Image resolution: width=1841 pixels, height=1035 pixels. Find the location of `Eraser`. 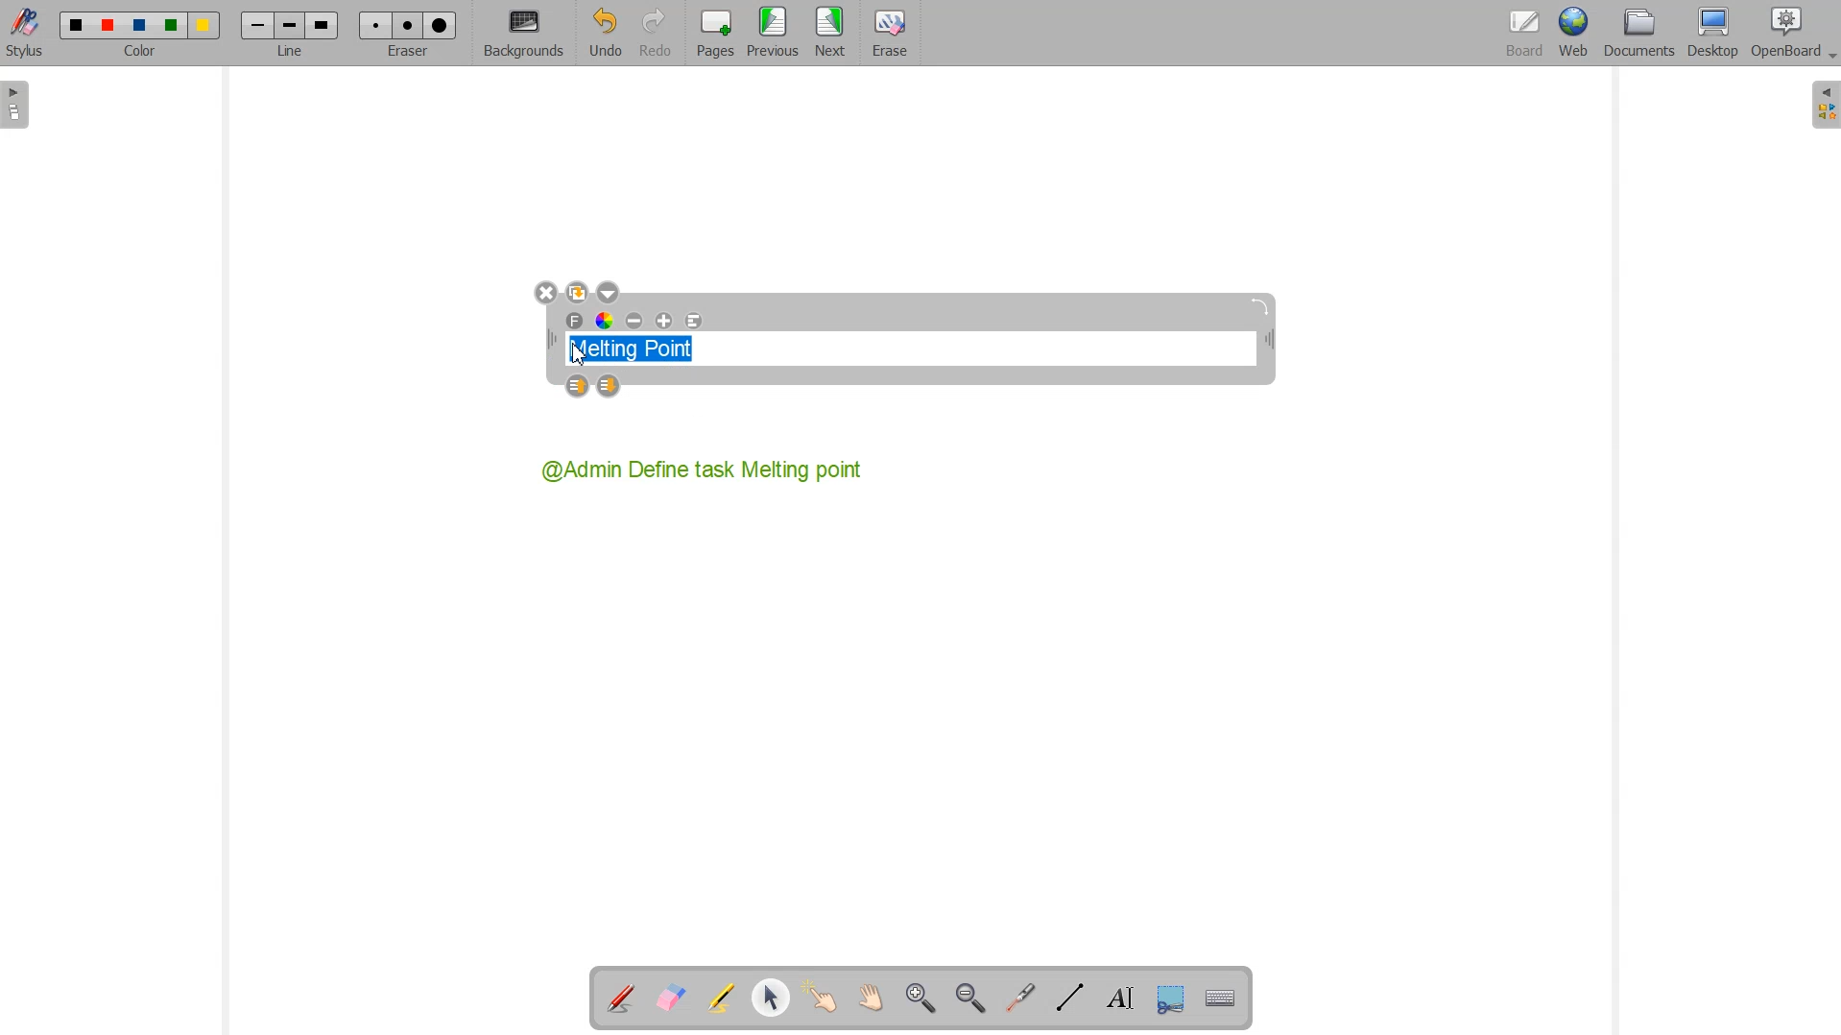

Eraser is located at coordinates (887, 34).